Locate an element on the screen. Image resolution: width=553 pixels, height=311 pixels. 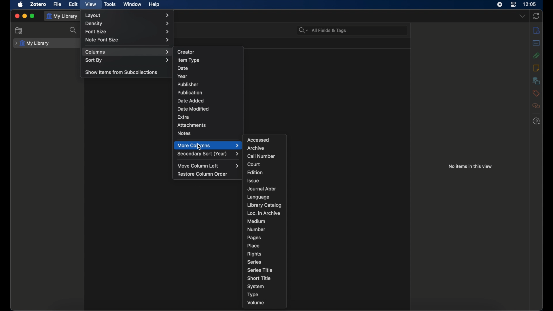
related is located at coordinates (536, 106).